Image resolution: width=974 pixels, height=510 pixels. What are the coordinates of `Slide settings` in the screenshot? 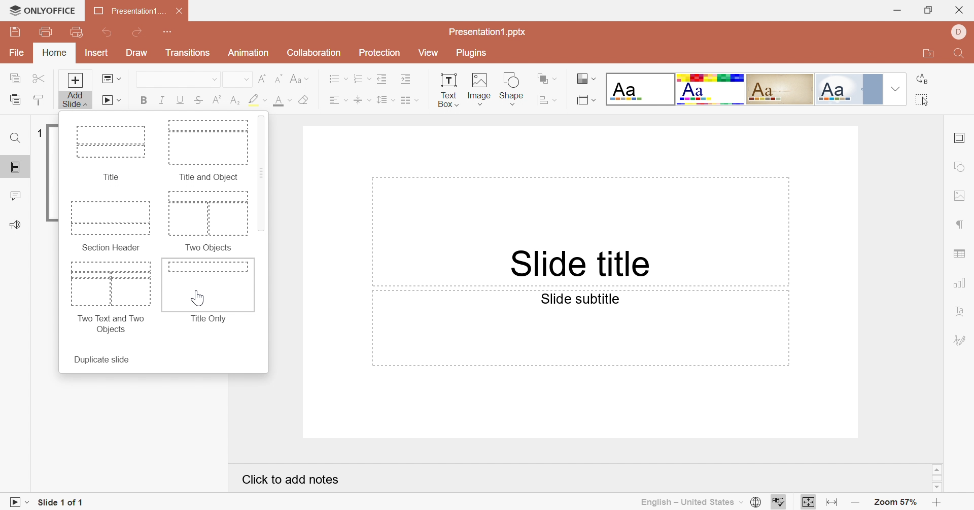 It's located at (959, 137).